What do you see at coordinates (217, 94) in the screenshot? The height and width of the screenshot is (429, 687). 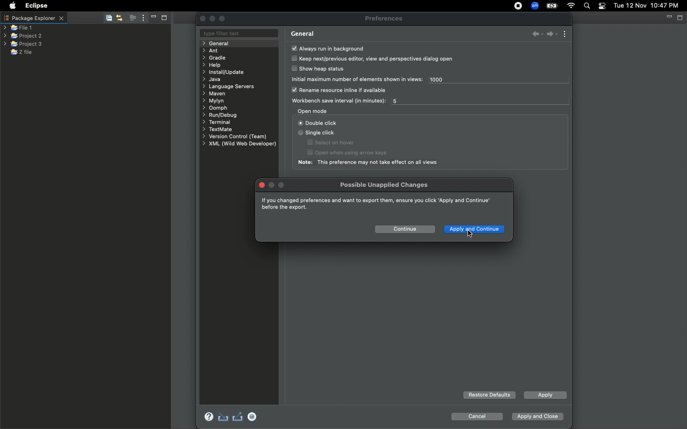 I see `Maven` at bounding box center [217, 94].